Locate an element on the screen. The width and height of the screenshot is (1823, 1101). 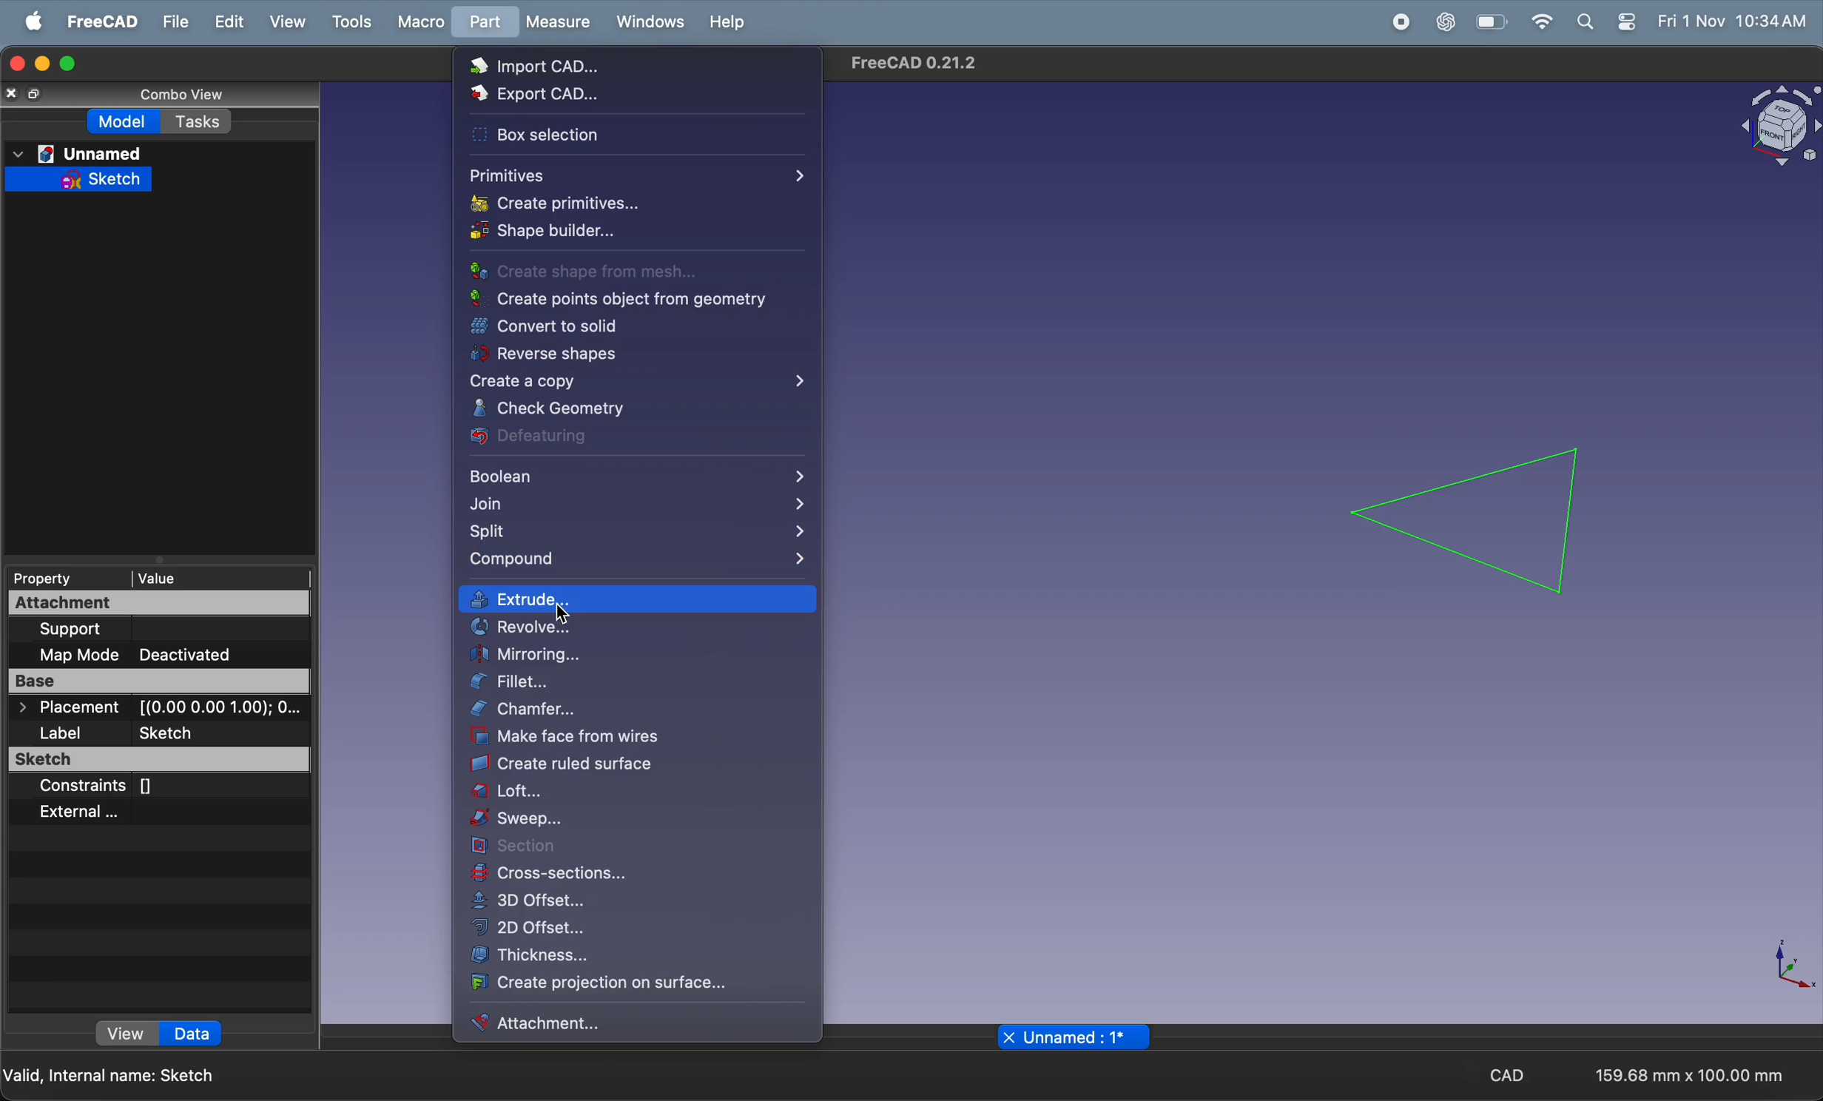
place ment is located at coordinates (162, 709).